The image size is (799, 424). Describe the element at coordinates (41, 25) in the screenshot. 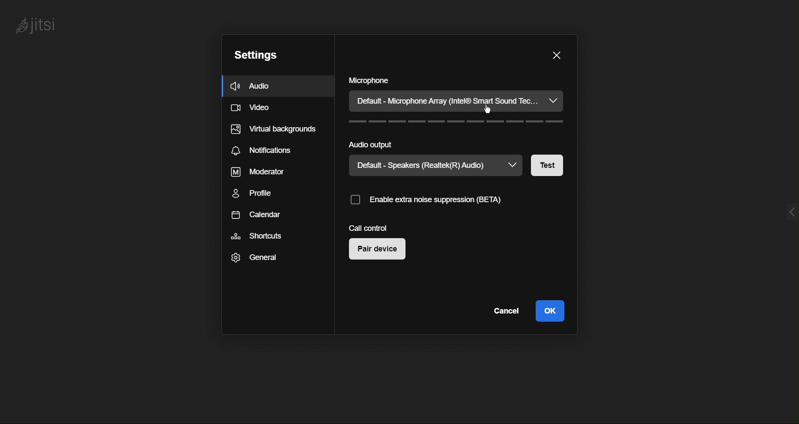

I see `Jitsi` at that location.